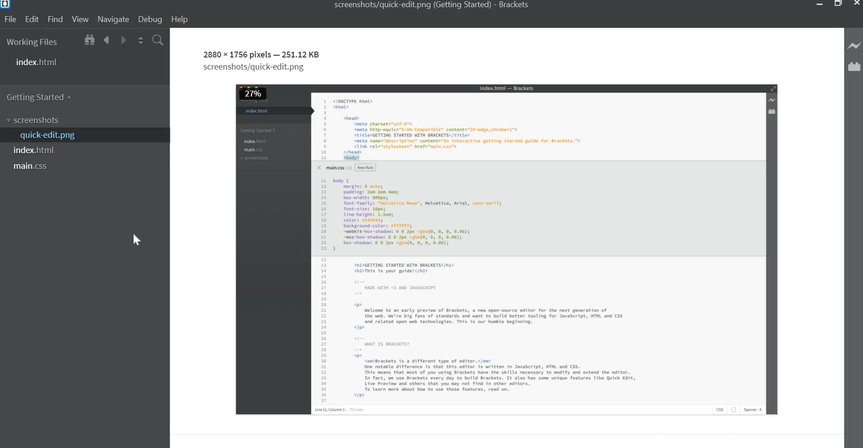 The height and width of the screenshot is (448, 863). What do you see at coordinates (107, 41) in the screenshot?
I see `Navigate backwards` at bounding box center [107, 41].